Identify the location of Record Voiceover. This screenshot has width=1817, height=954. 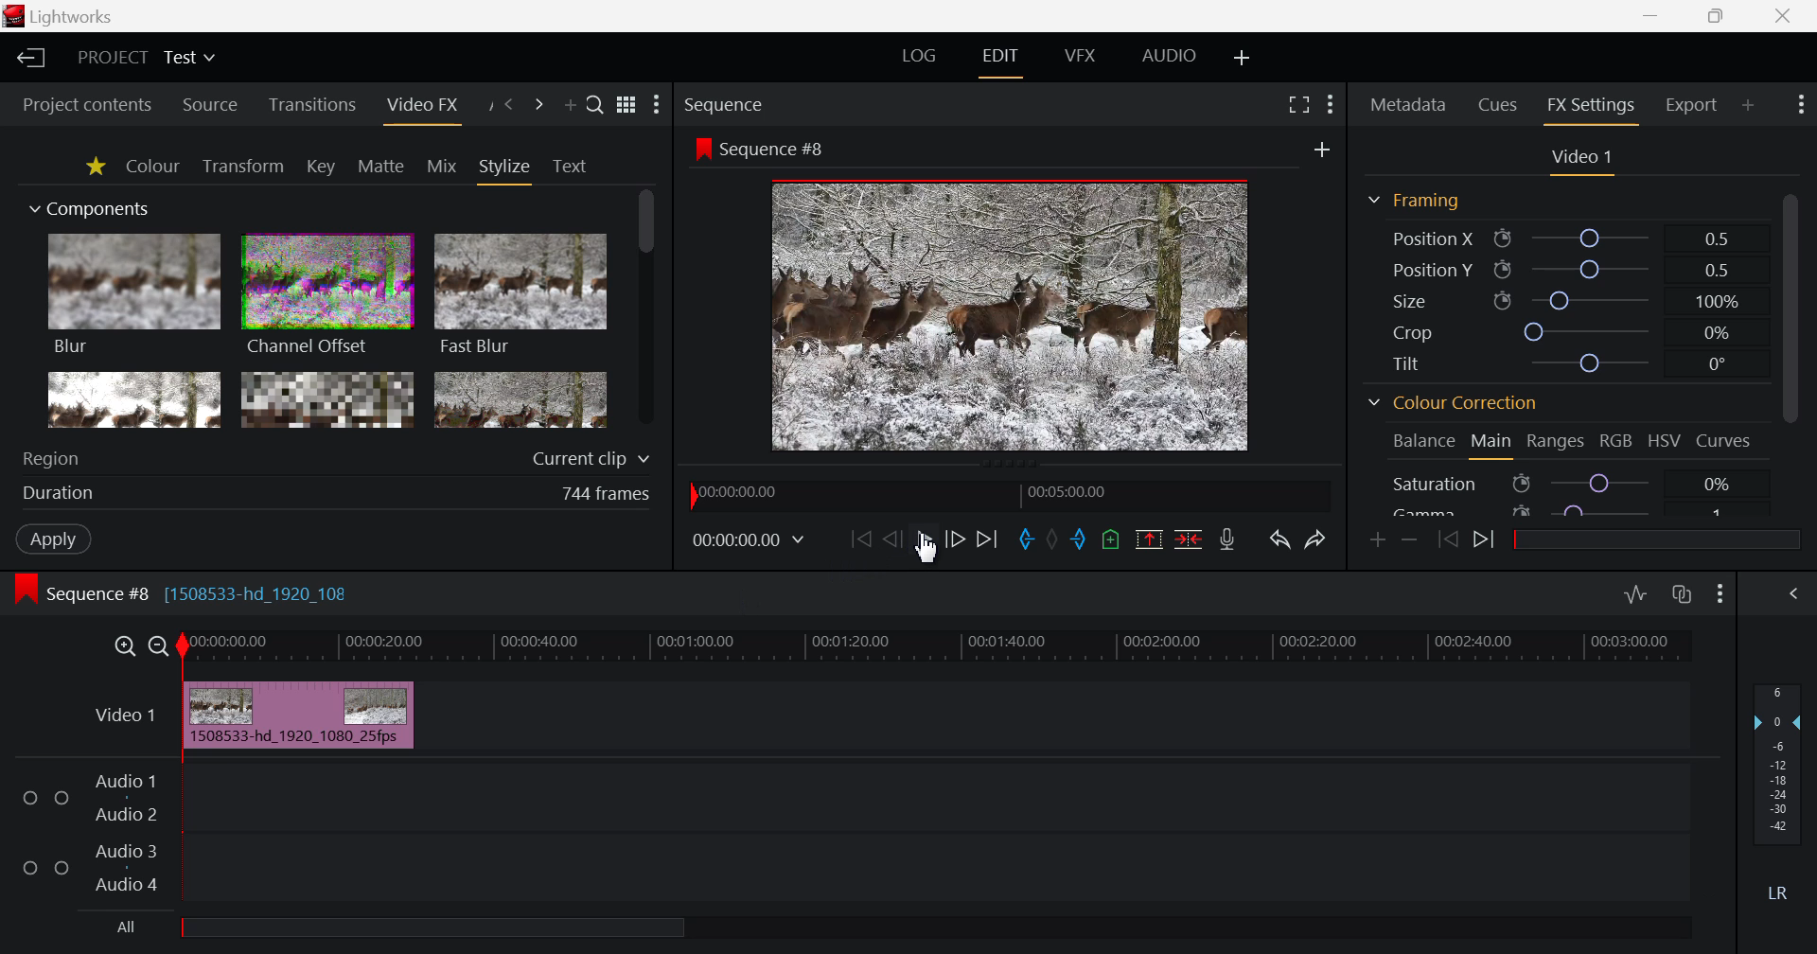
(1230, 539).